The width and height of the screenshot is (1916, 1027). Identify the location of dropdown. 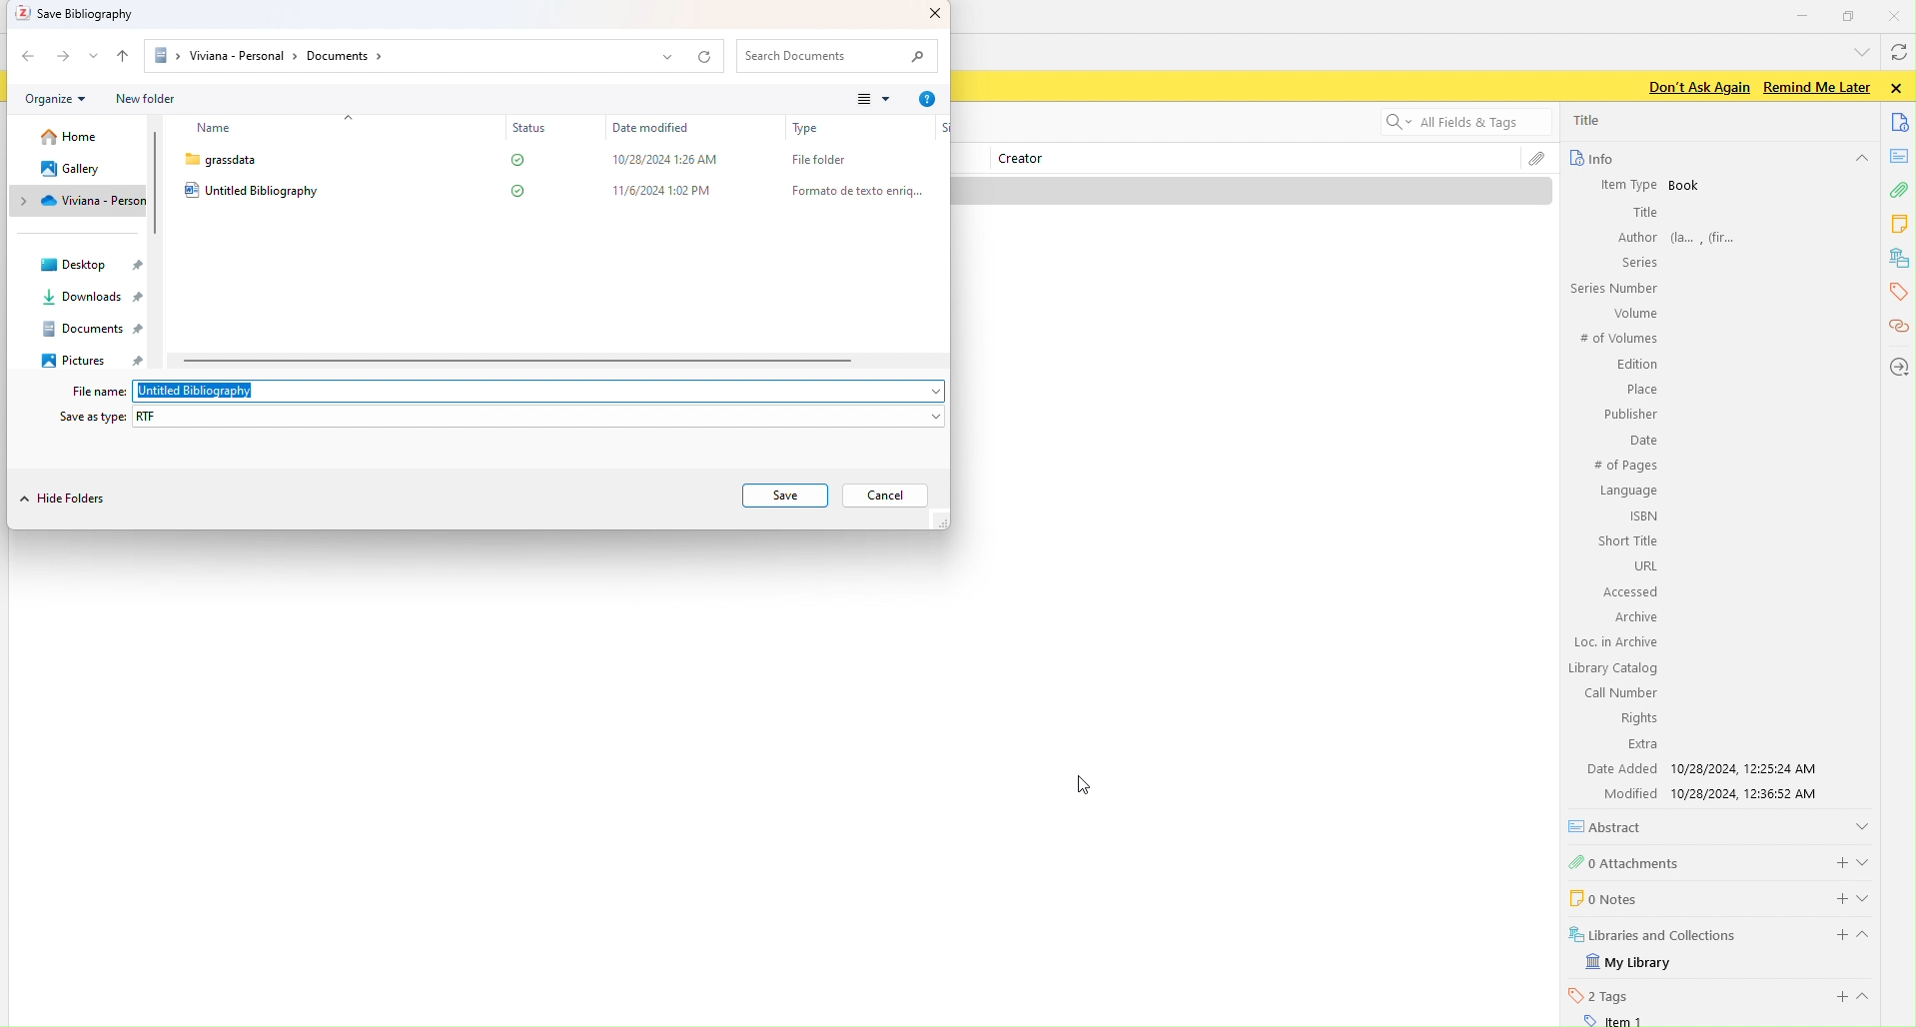
(1858, 51).